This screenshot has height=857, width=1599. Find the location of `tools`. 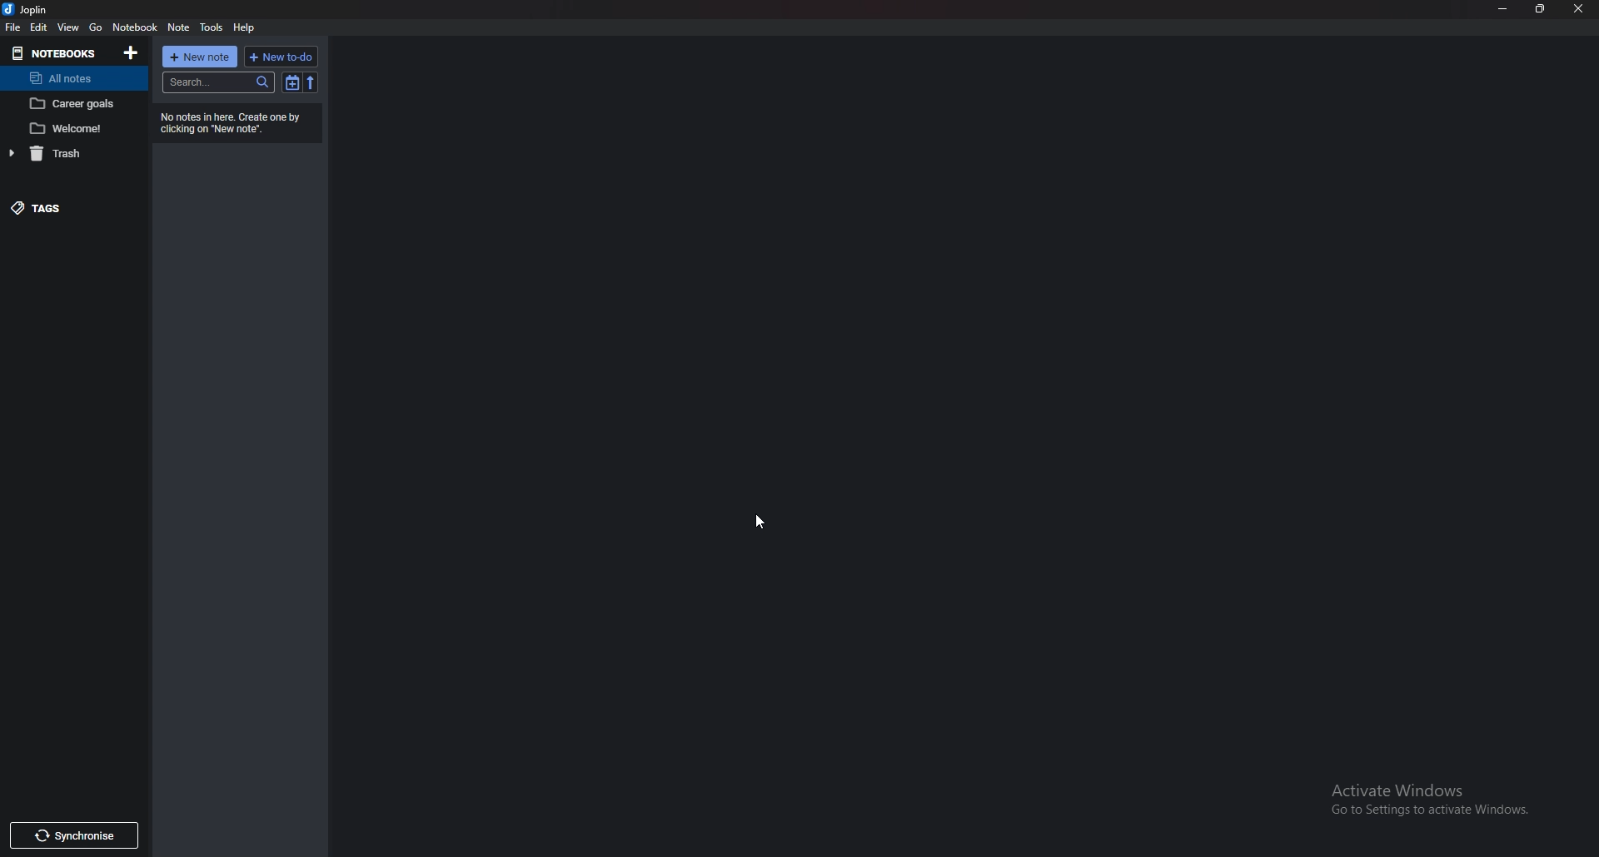

tools is located at coordinates (212, 27).